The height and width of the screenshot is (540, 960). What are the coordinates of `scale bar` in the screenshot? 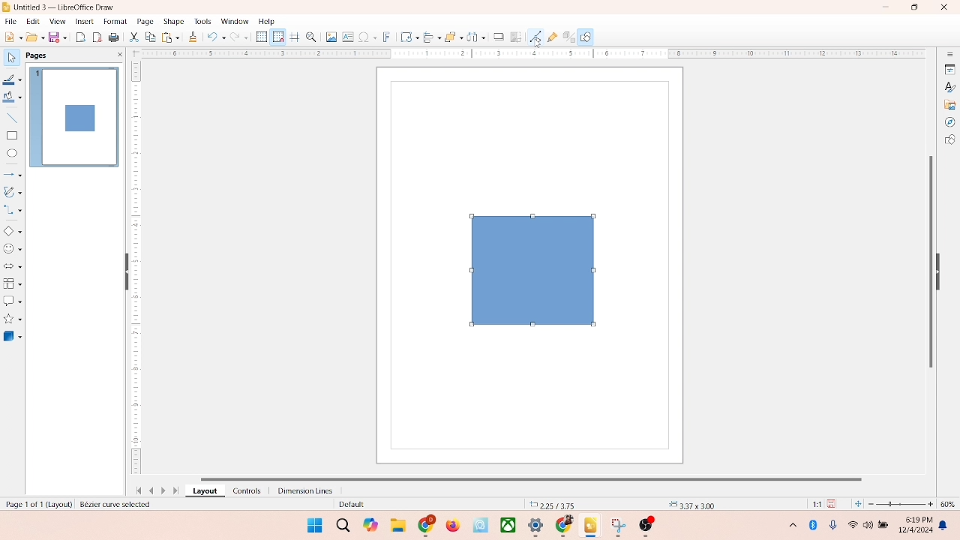 It's located at (136, 270).